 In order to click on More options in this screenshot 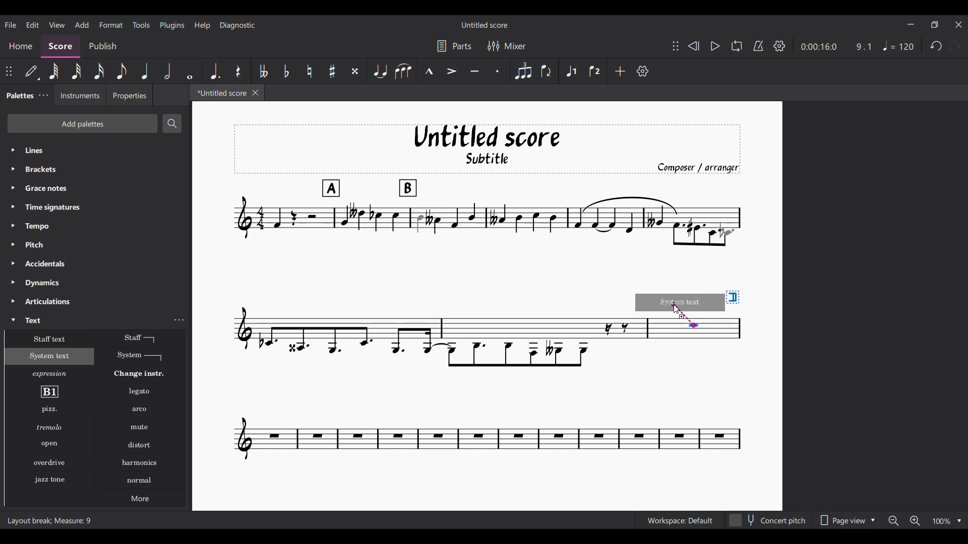, I will do `click(140, 498)`.